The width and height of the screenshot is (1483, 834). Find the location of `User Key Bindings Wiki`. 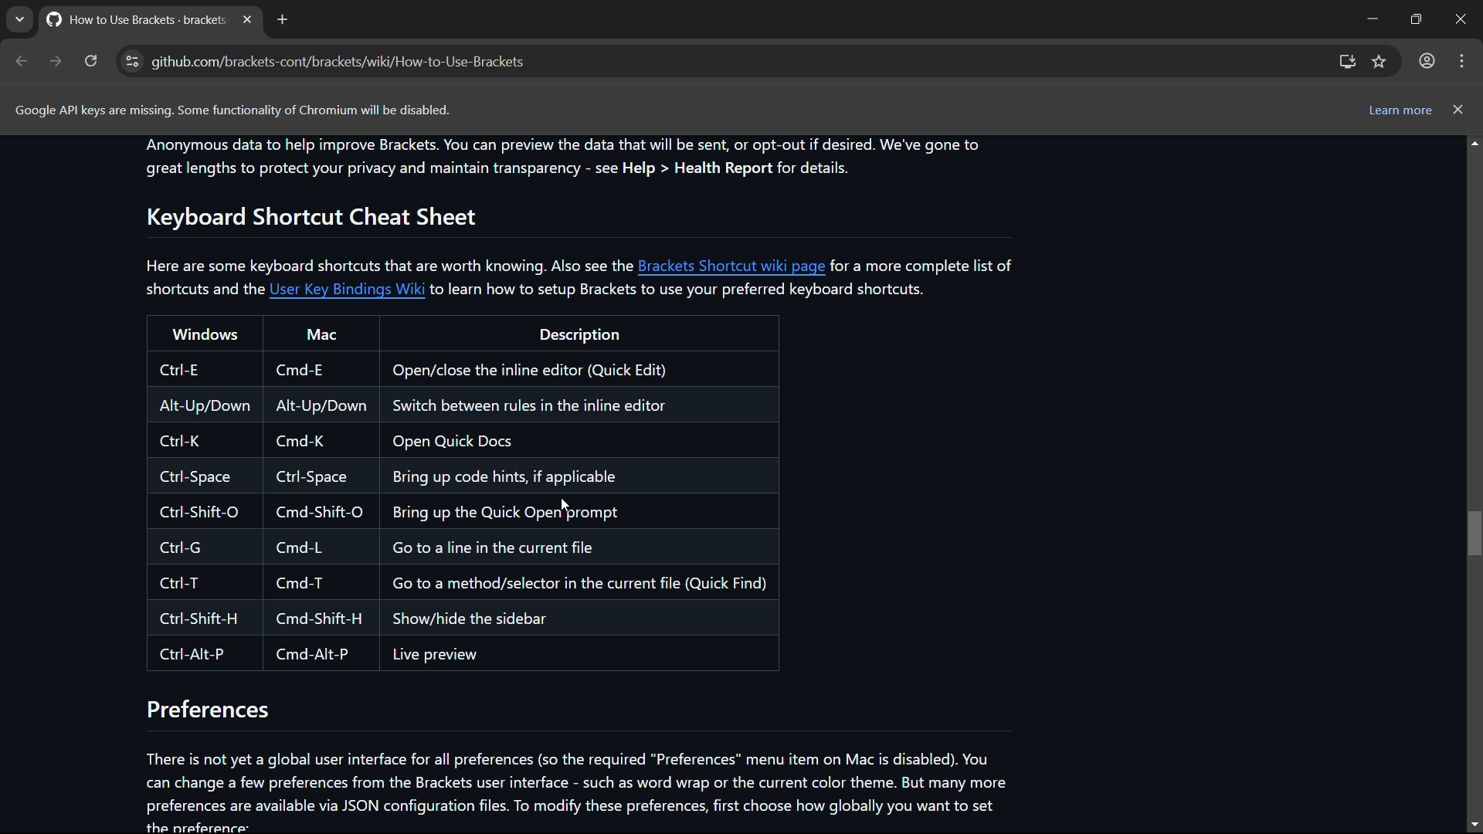

User Key Bindings Wiki is located at coordinates (348, 290).